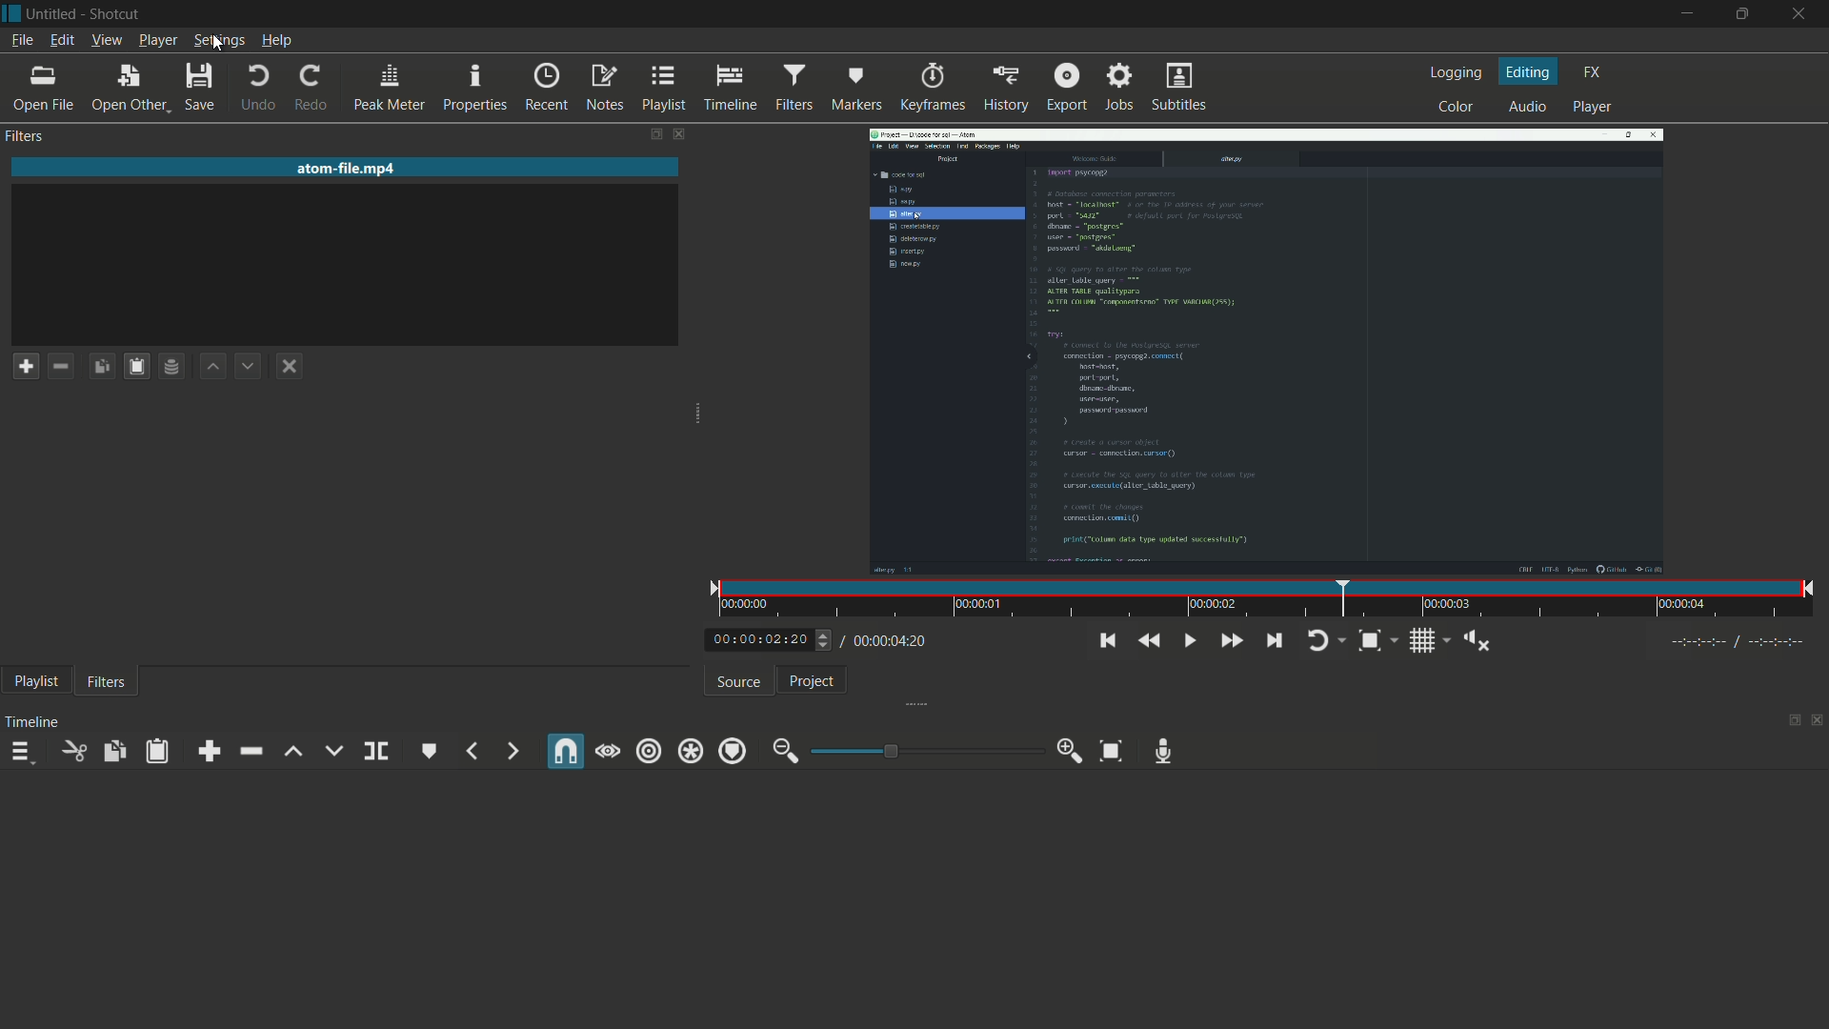  What do you see at coordinates (1818, 722) in the screenshot?
I see `close timeline` at bounding box center [1818, 722].